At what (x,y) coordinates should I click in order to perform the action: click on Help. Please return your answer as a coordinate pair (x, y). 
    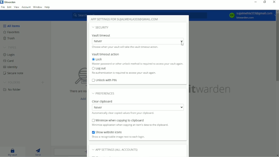
    Looking at the image, I should click on (48, 7).